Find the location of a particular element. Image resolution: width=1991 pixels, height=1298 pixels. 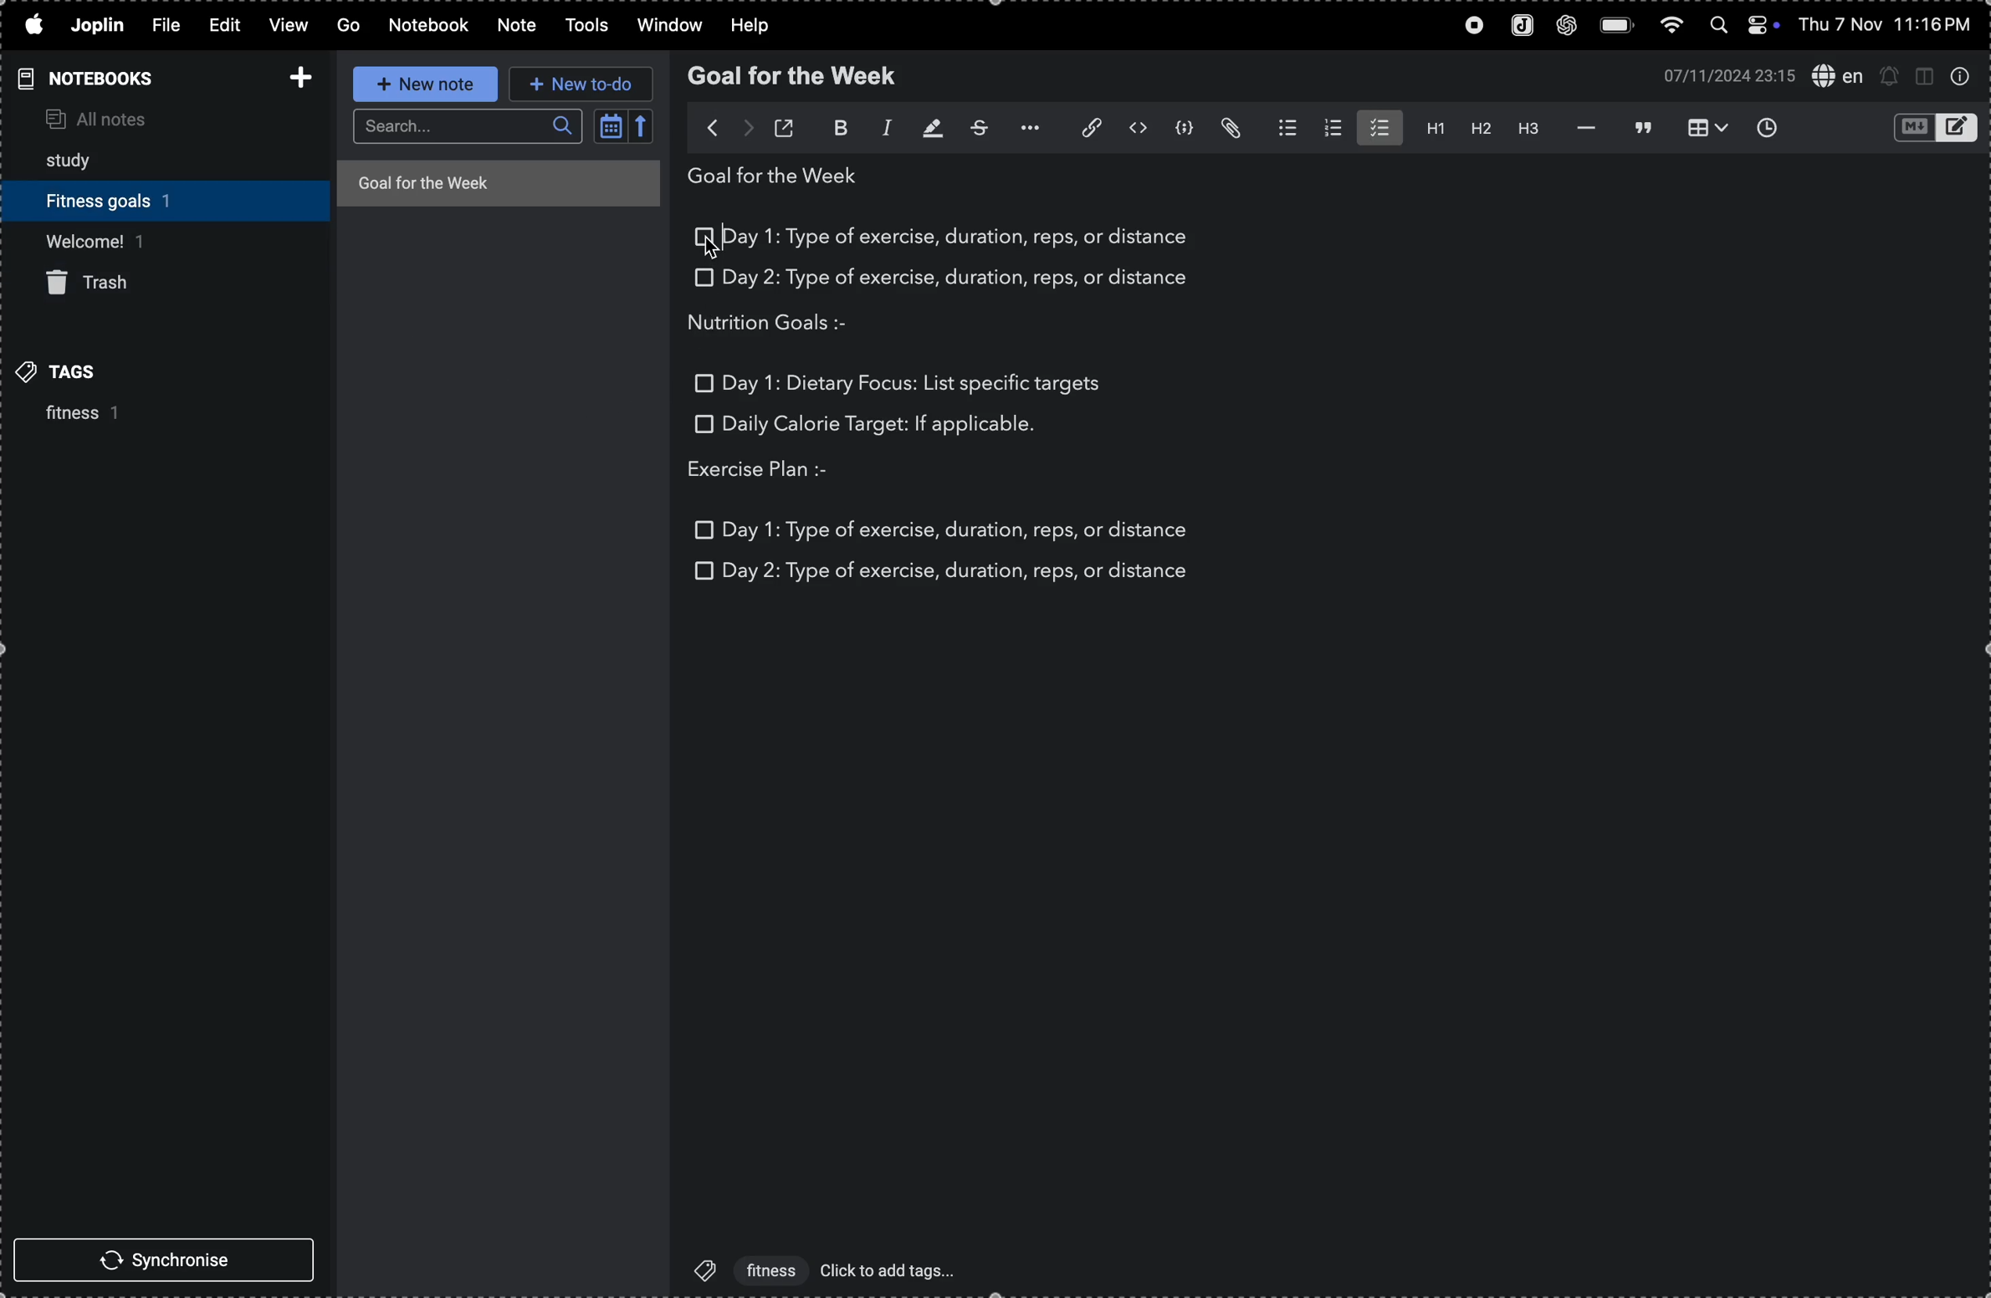

chatgpt is located at coordinates (1564, 26).